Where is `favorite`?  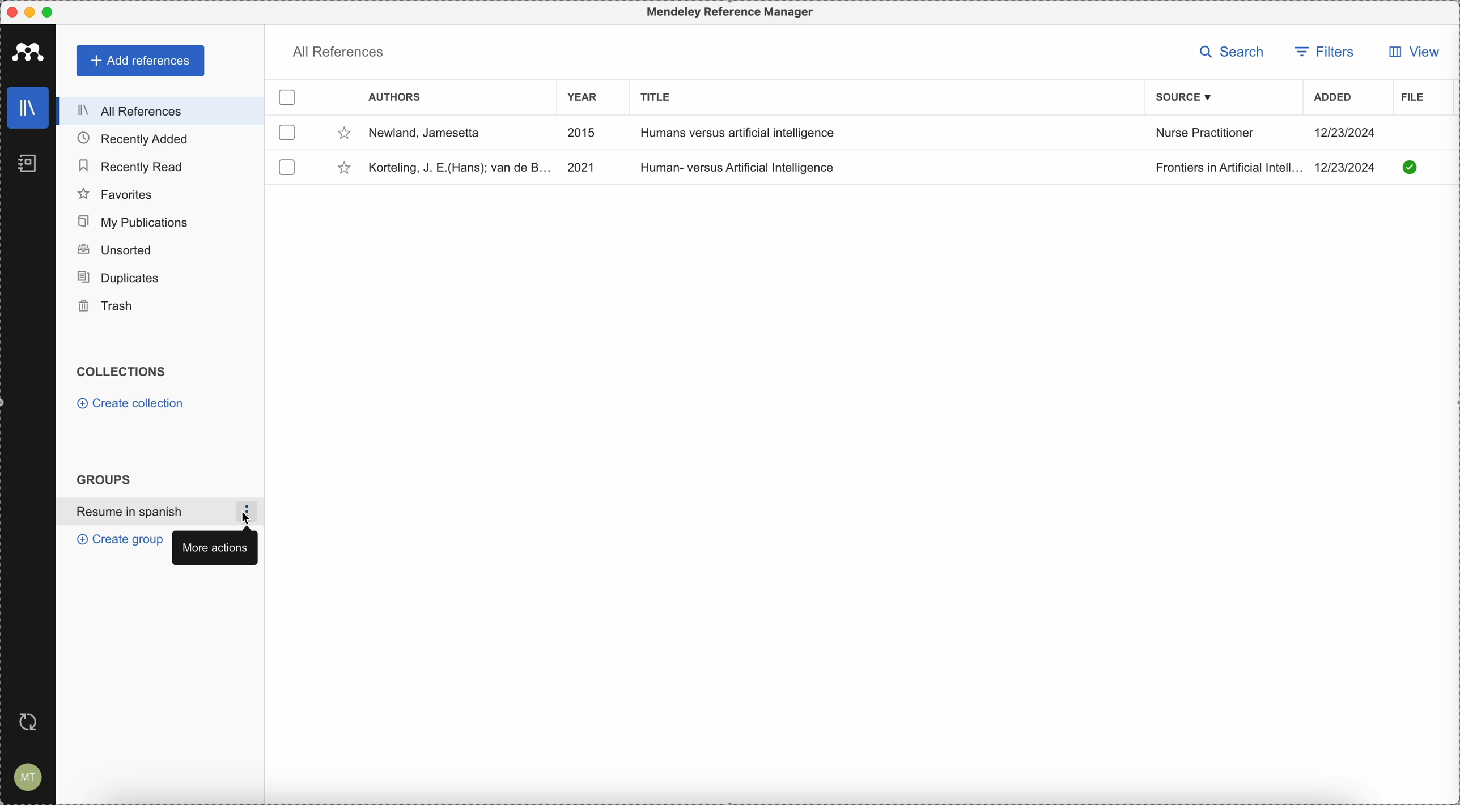 favorite is located at coordinates (342, 134).